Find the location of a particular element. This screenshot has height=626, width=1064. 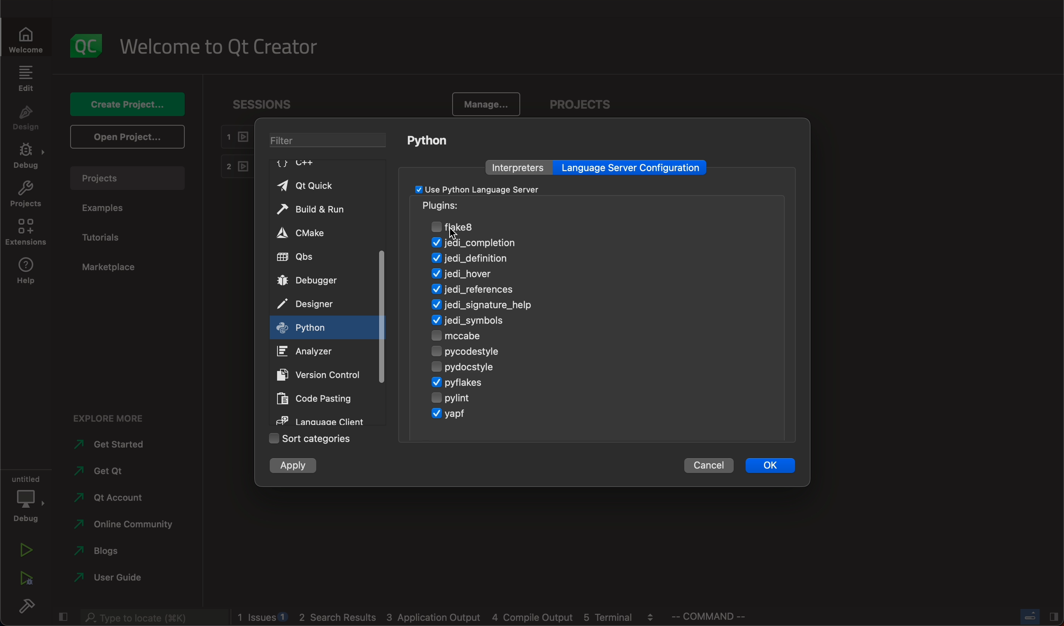

scrollbar is located at coordinates (381, 294).